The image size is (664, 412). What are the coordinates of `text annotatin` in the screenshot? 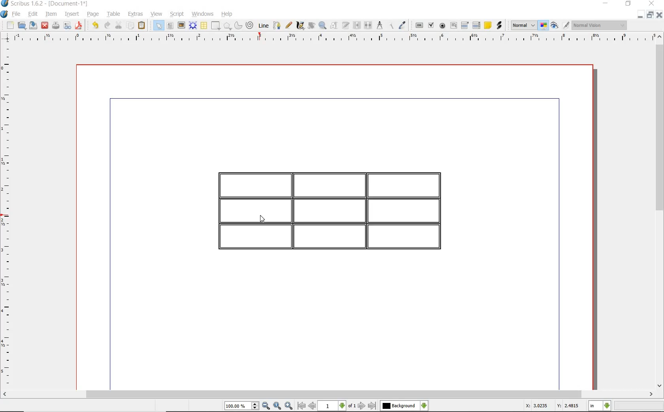 It's located at (488, 25).